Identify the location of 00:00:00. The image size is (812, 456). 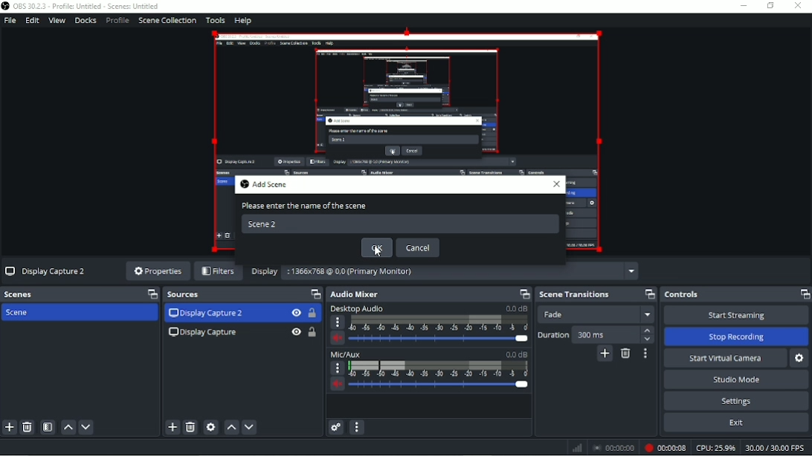
(613, 449).